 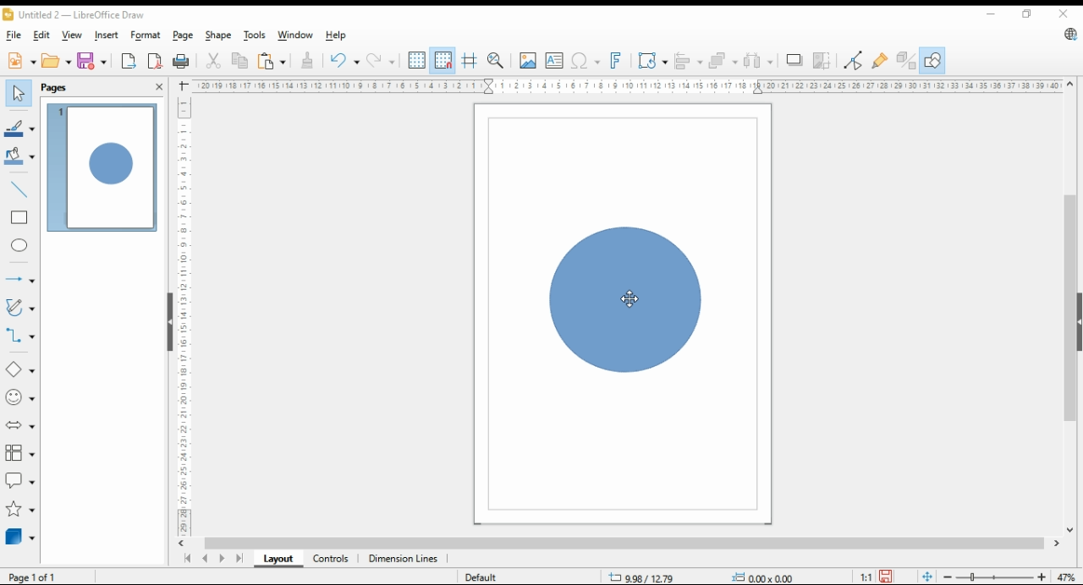 I want to click on insert special characters, so click(x=587, y=61).